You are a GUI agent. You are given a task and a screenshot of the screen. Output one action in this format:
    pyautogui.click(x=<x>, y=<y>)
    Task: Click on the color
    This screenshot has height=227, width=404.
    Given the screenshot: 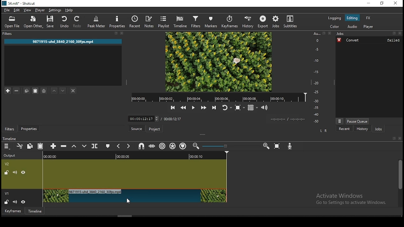 What is the action you would take?
    pyautogui.click(x=336, y=27)
    